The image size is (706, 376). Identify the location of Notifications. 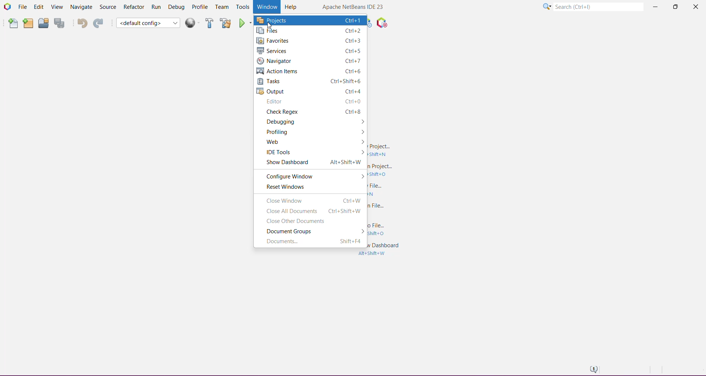
(593, 369).